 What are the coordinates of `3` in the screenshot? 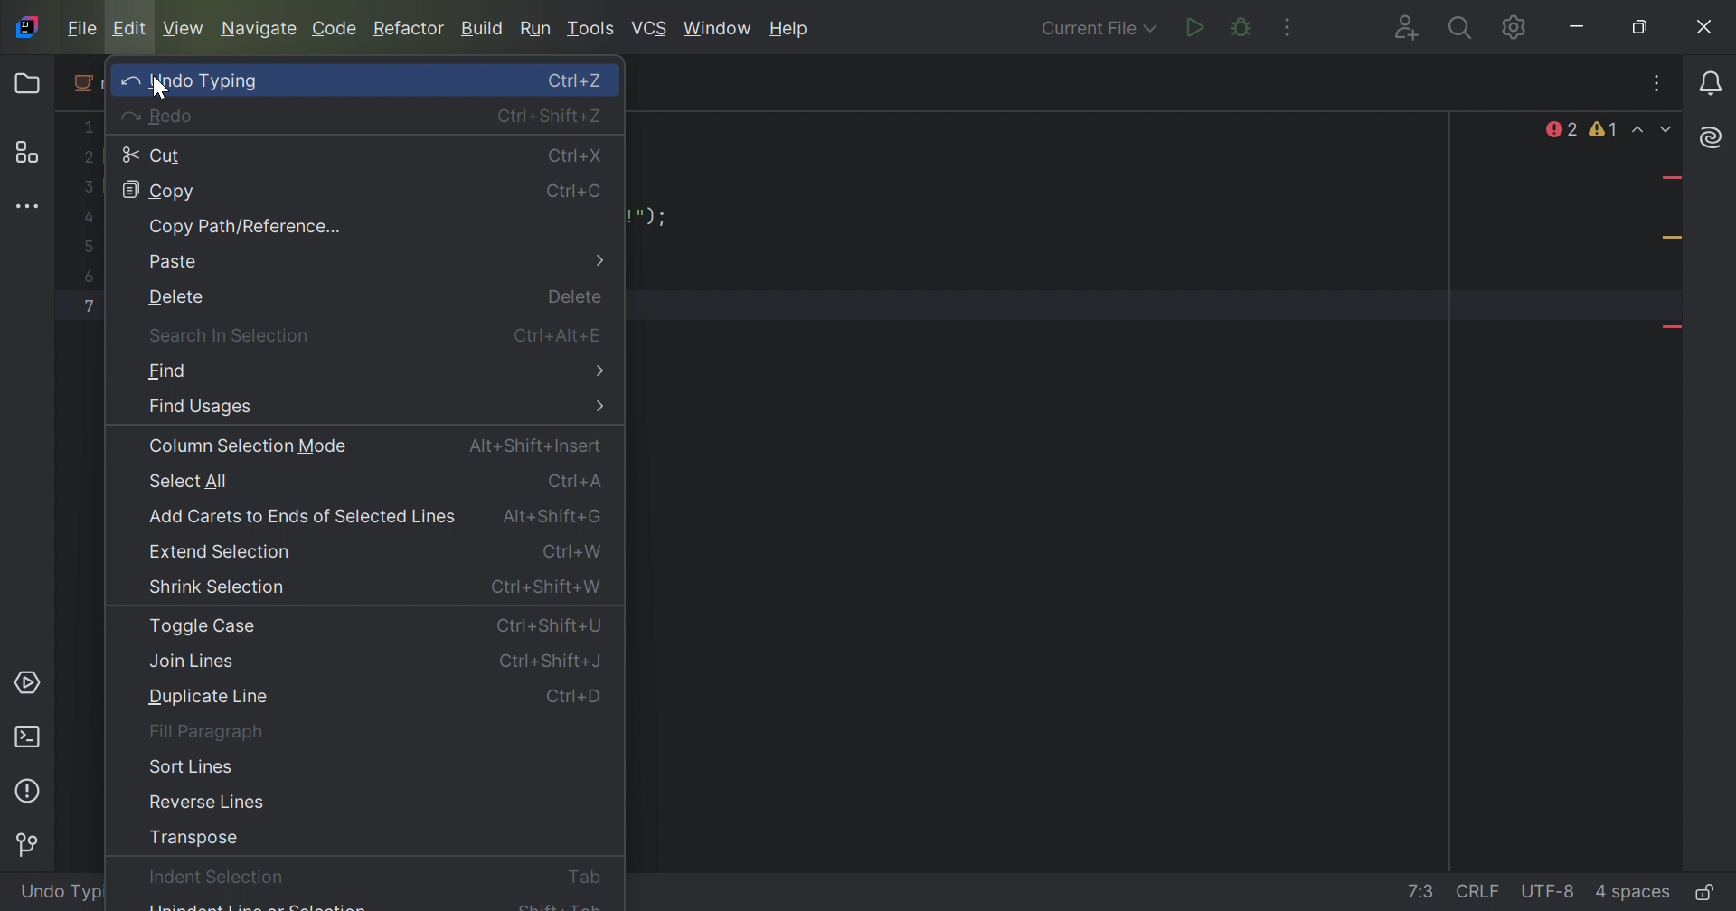 It's located at (86, 187).